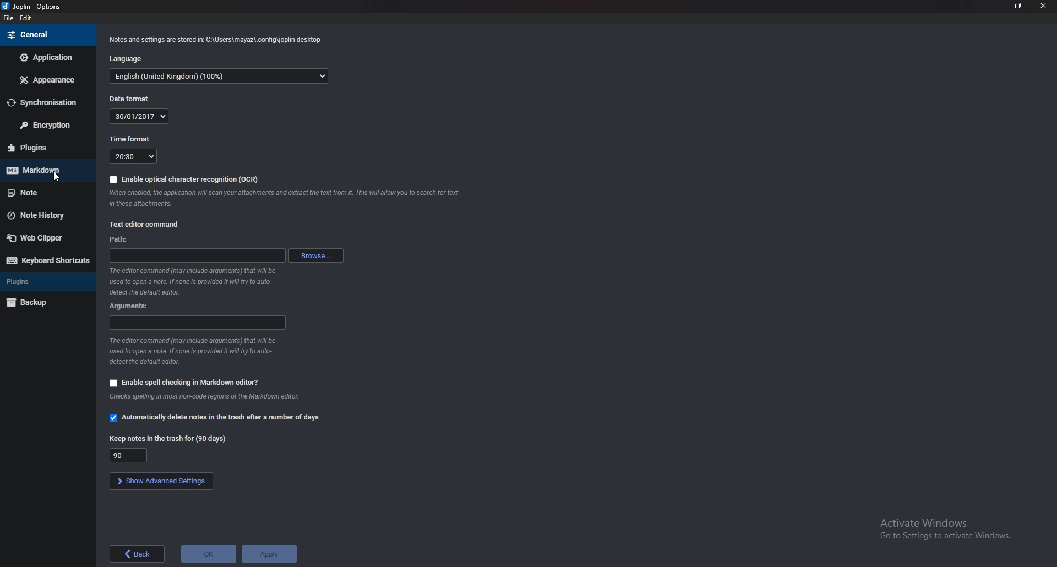 The image size is (1057, 567). I want to click on cursor, so click(54, 176).